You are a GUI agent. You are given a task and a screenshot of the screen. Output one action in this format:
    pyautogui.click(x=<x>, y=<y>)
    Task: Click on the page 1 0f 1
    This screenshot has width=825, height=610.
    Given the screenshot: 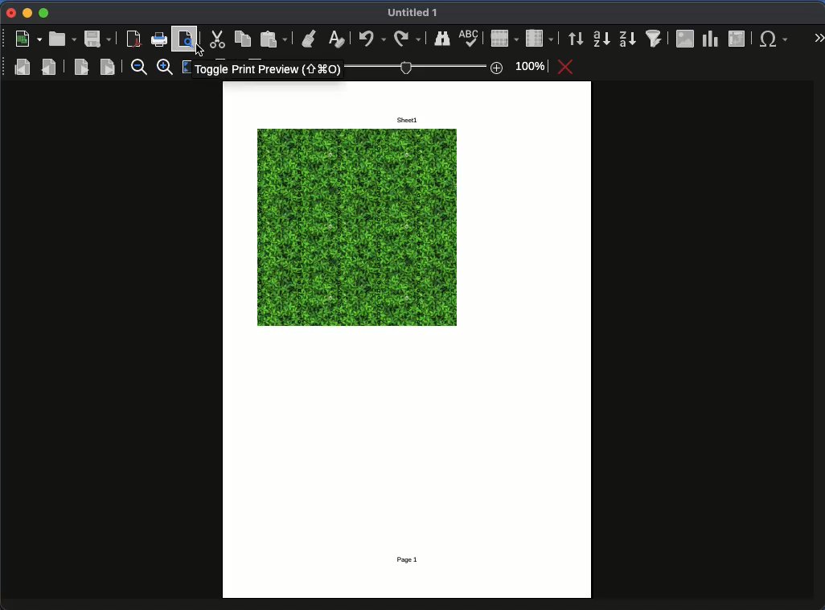 What is the action you would take?
    pyautogui.click(x=413, y=559)
    